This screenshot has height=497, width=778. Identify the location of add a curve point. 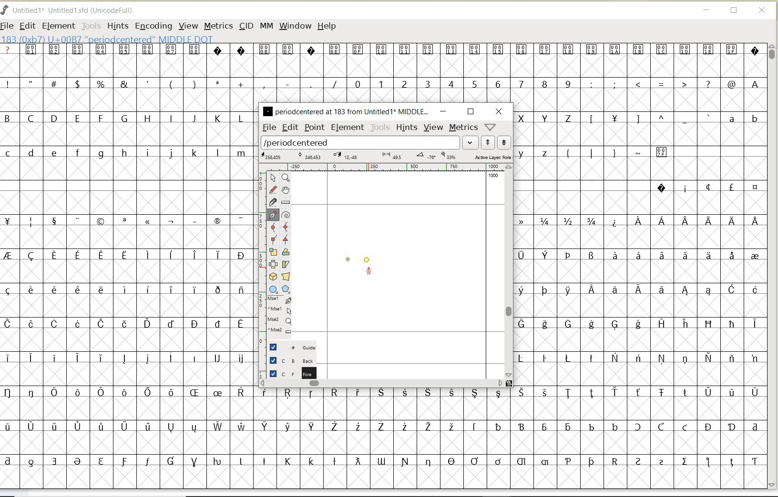
(274, 226).